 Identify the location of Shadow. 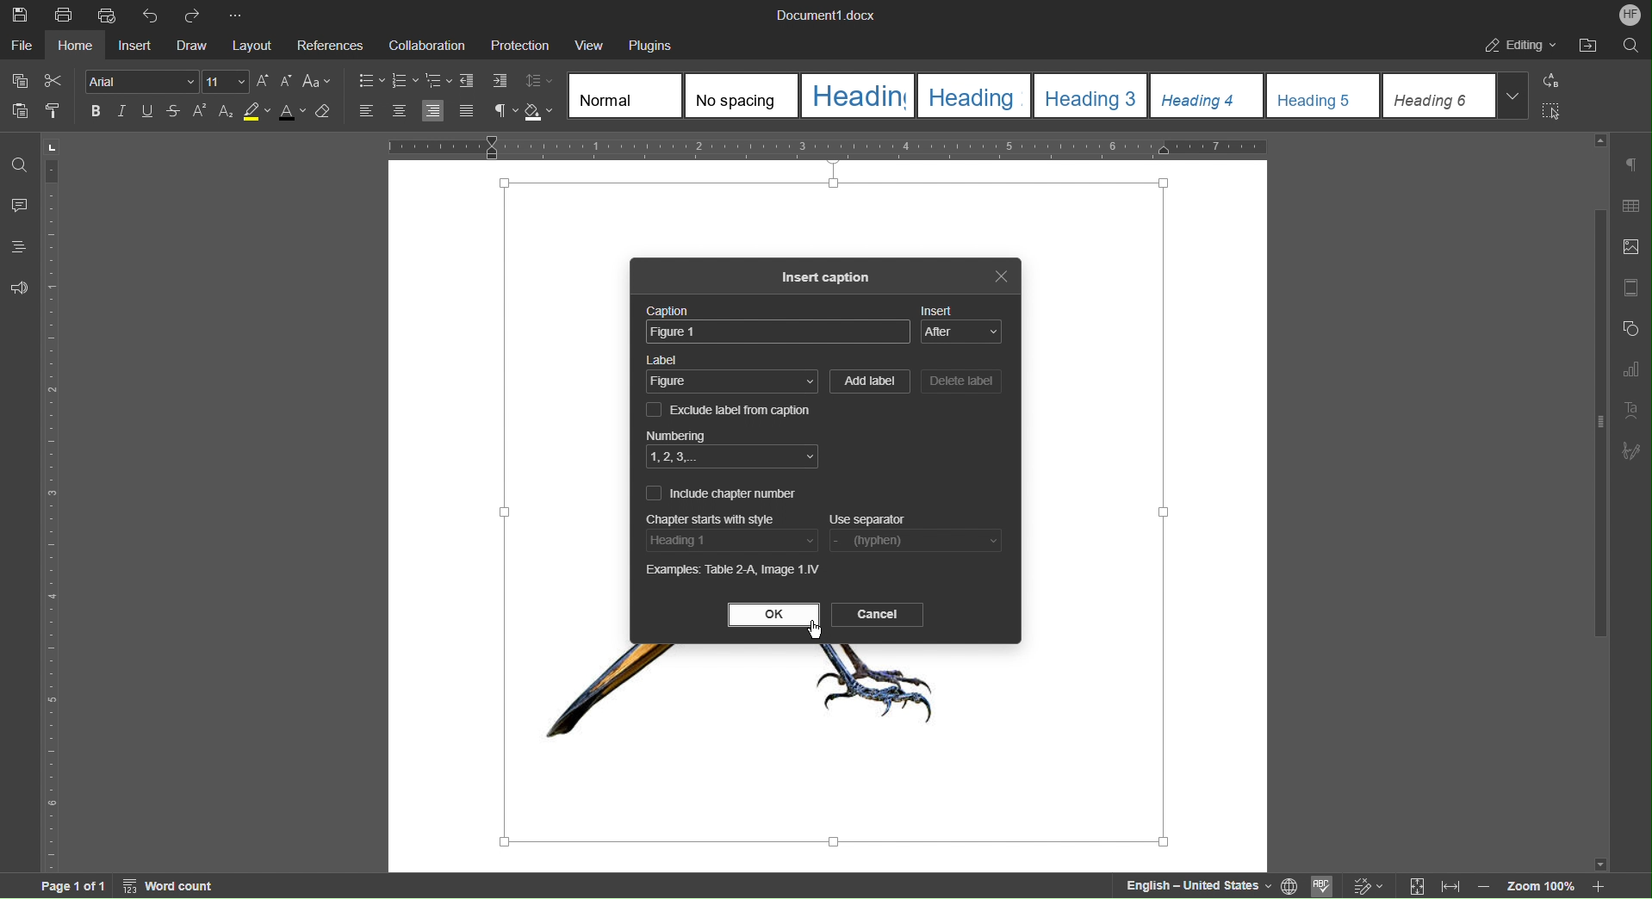
(541, 111).